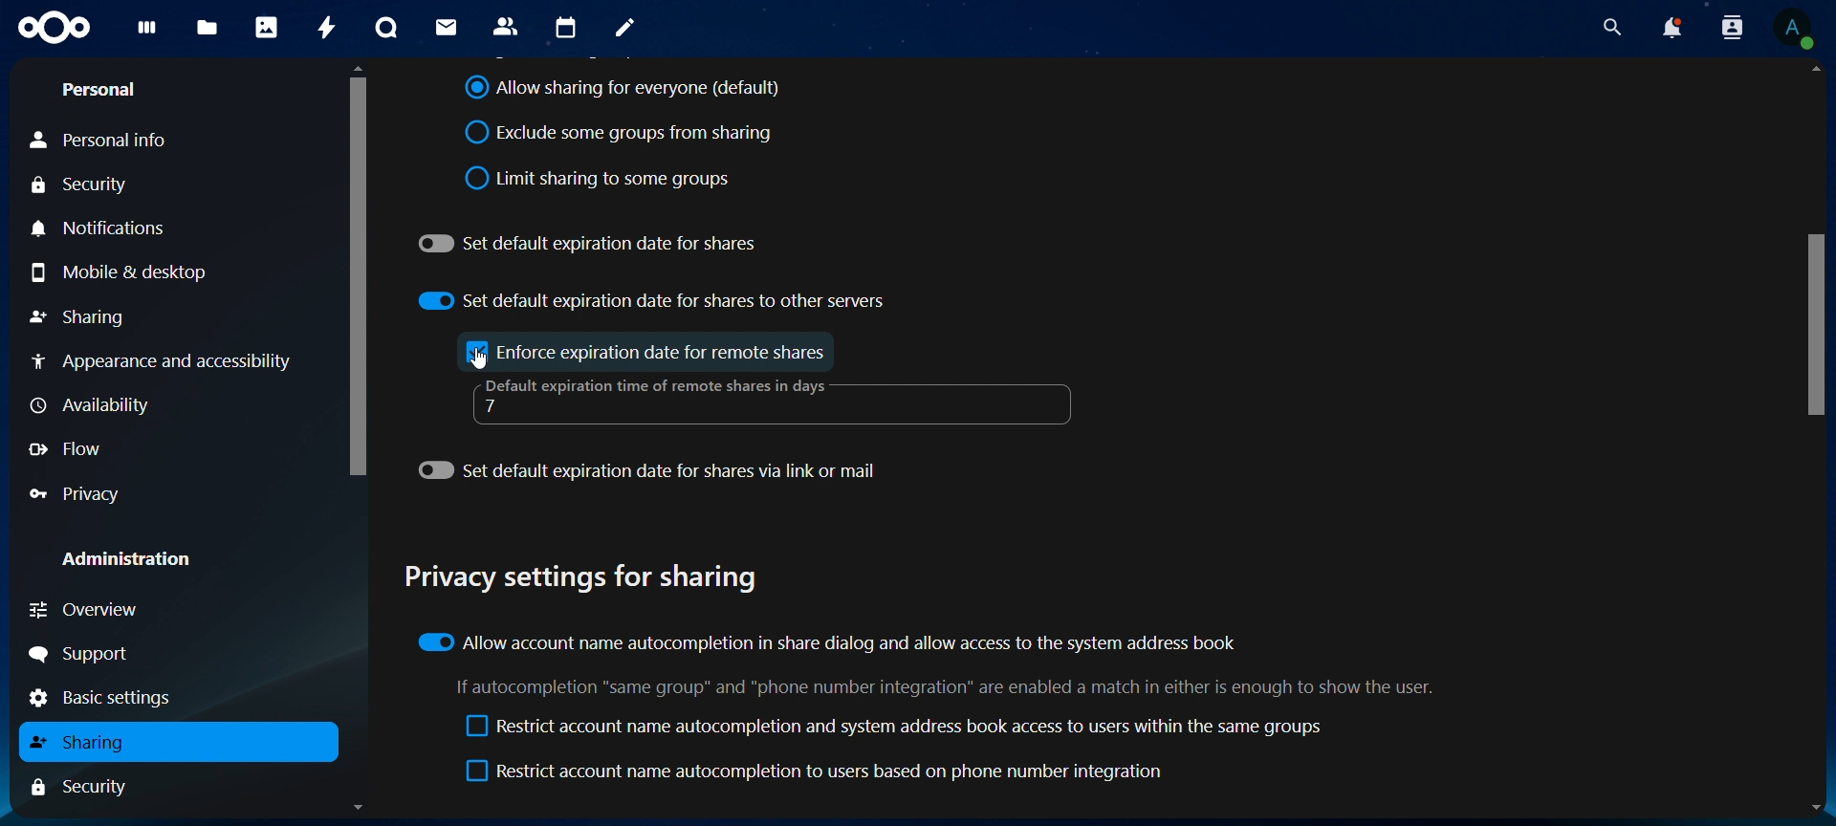  What do you see at coordinates (266, 26) in the screenshot?
I see `photos` at bounding box center [266, 26].